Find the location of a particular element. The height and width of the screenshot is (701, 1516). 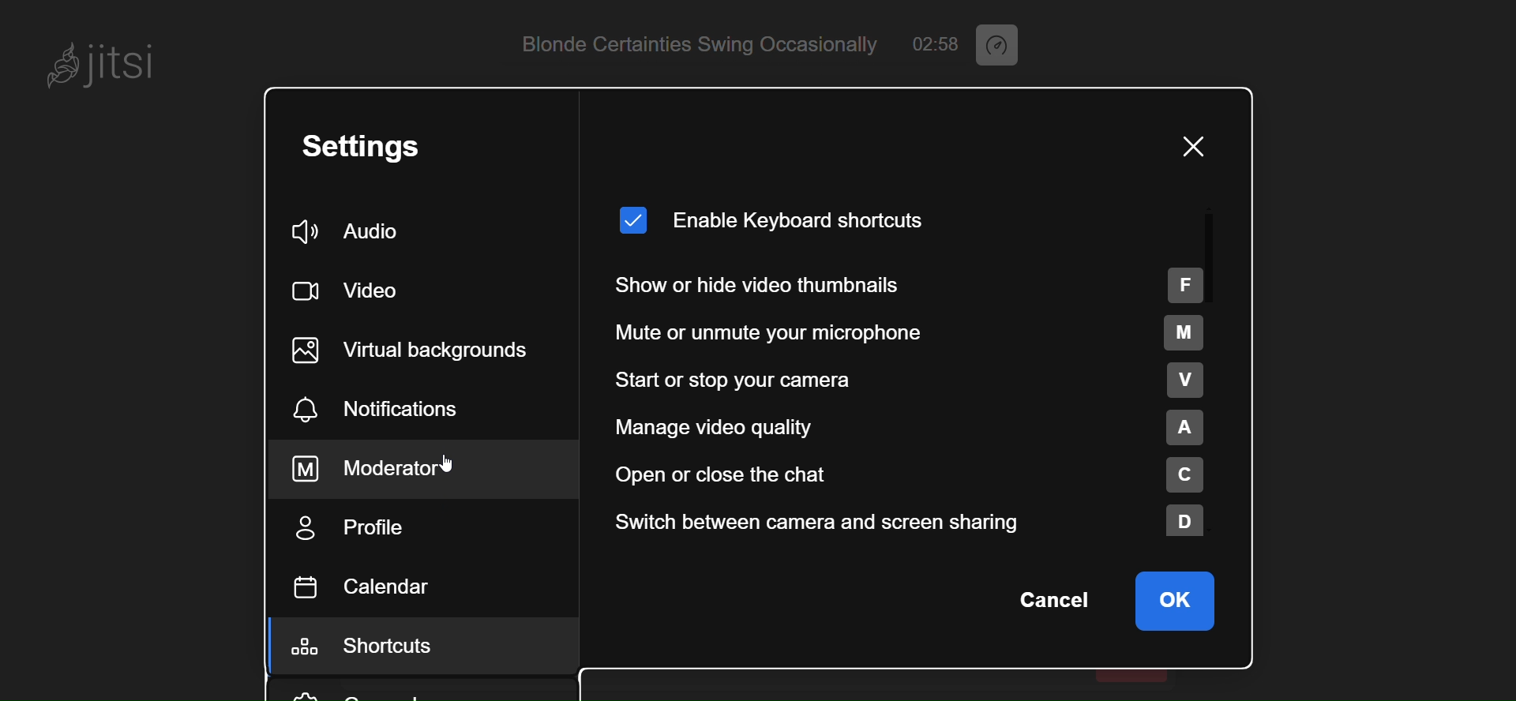

ok is located at coordinates (1176, 599).